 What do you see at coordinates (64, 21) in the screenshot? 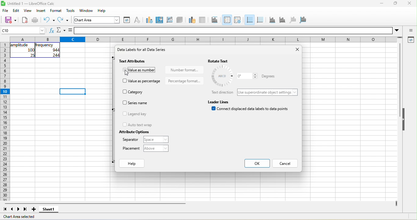
I see `redo` at bounding box center [64, 21].